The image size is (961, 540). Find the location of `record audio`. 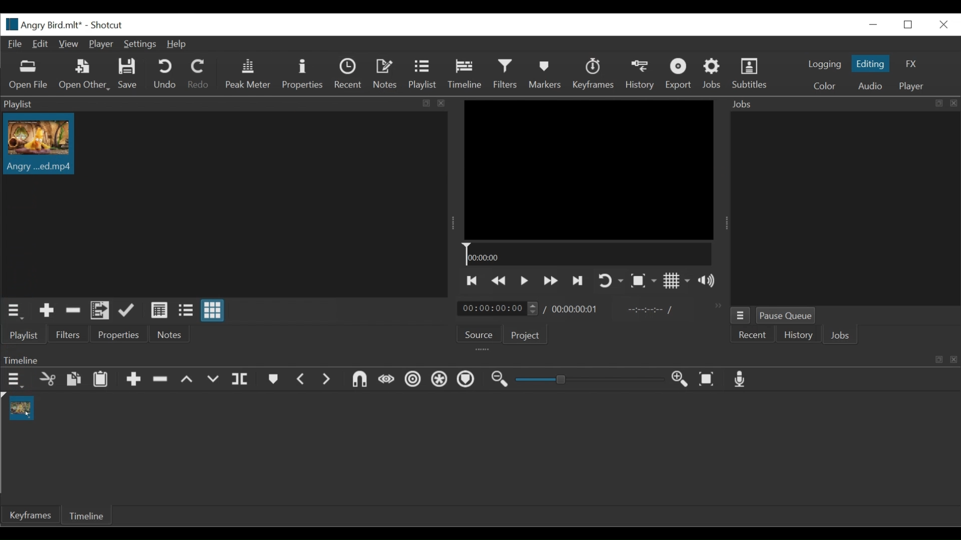

record audio is located at coordinates (743, 379).